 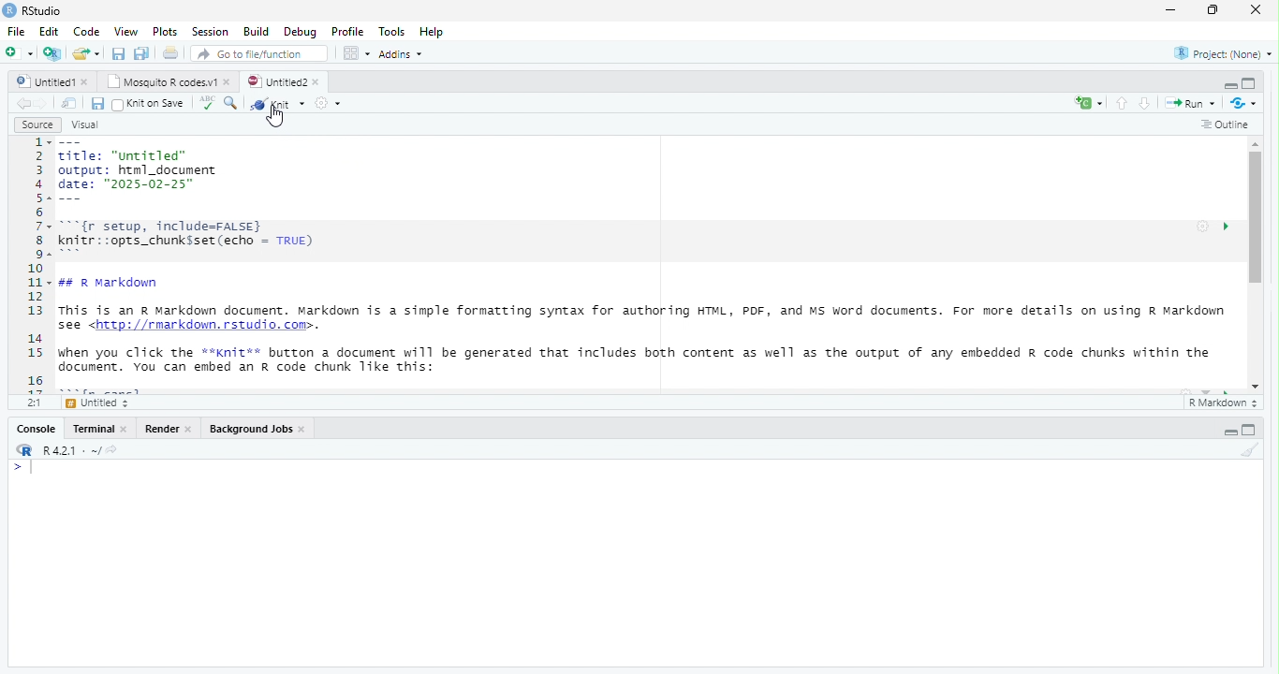 I want to click on correct spells, so click(x=207, y=102).